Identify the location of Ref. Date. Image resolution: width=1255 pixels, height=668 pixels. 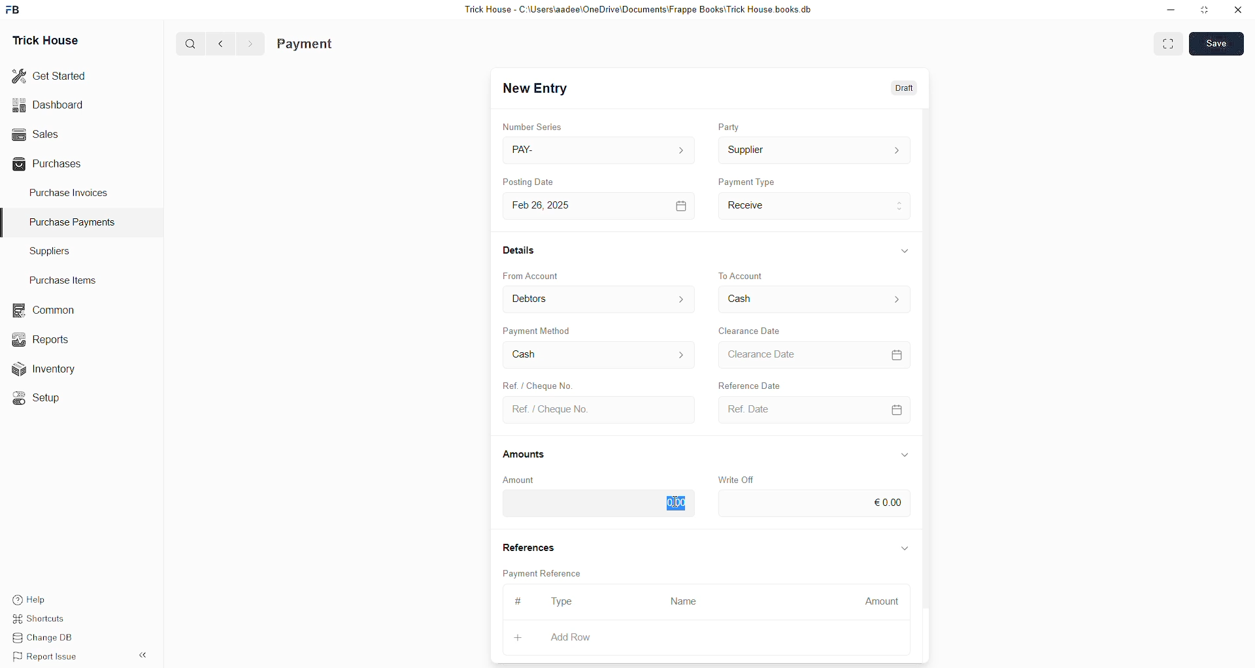
(810, 409).